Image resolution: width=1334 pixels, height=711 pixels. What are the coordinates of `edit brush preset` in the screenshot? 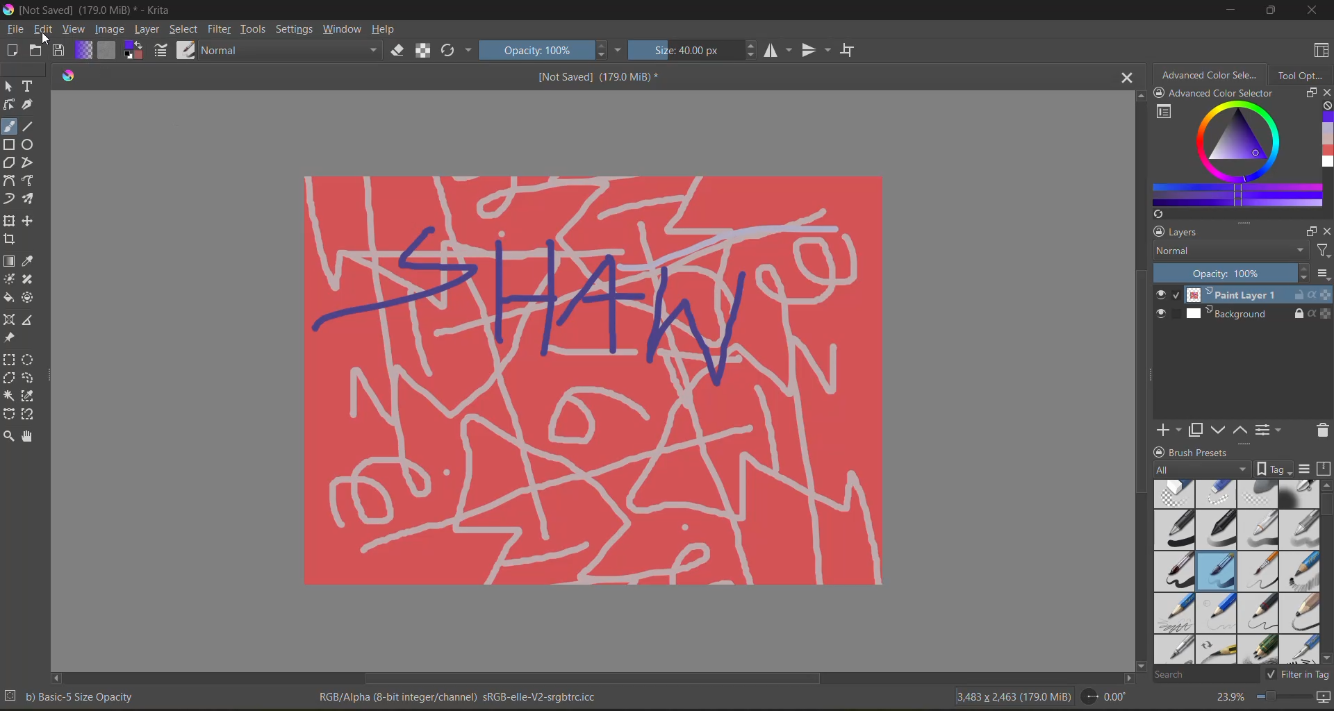 It's located at (163, 52).